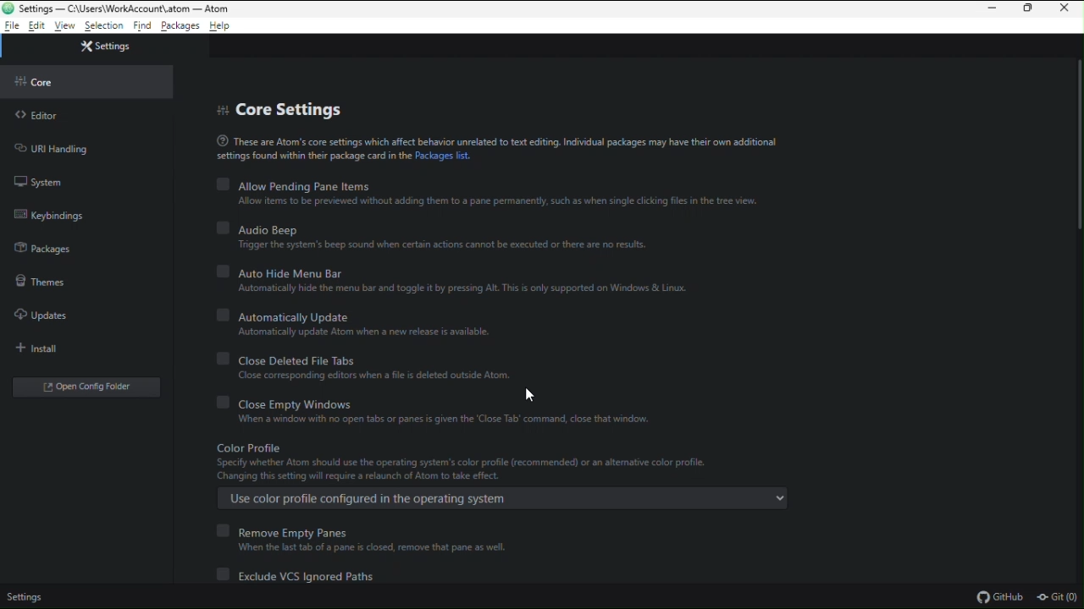 The image size is (1084, 609). What do you see at coordinates (299, 576) in the screenshot?
I see `exclude VCS  ignored parts` at bounding box center [299, 576].